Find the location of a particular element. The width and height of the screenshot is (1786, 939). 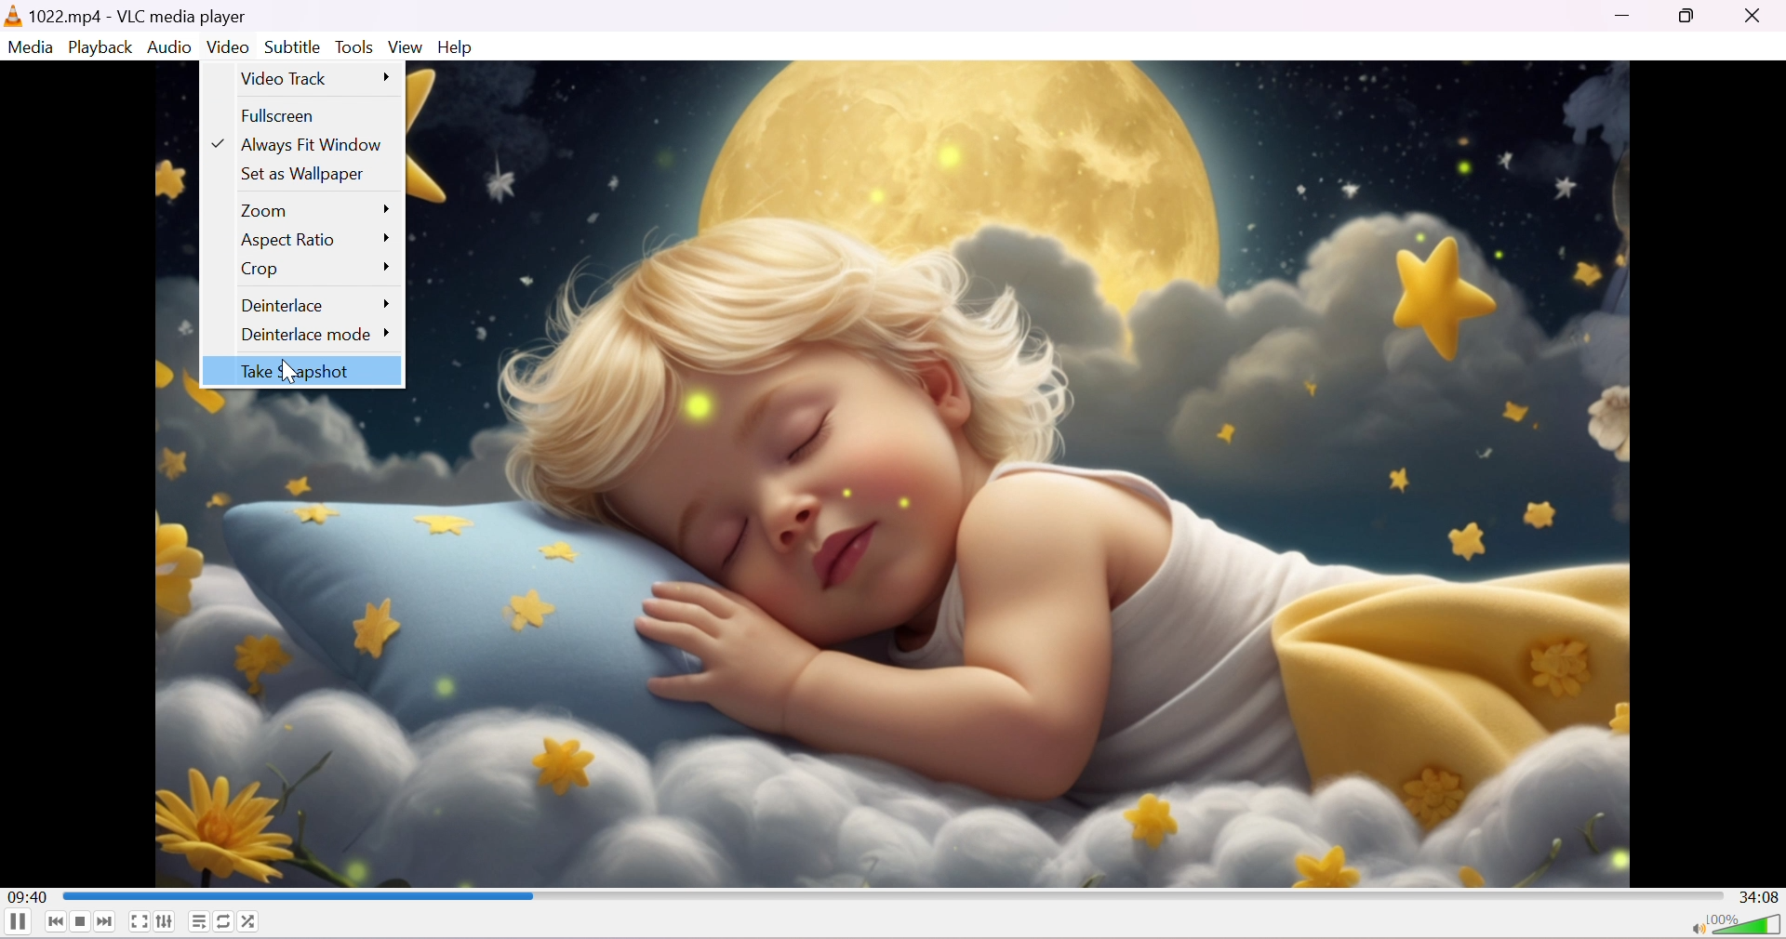

Media is located at coordinates (33, 47).